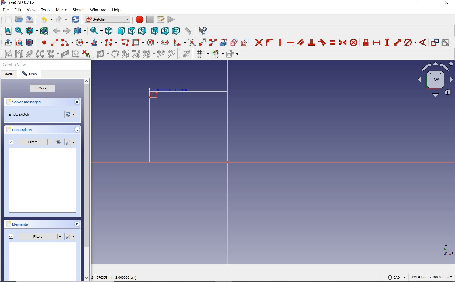 This screenshot has width=455, height=282. Describe the element at coordinates (19, 10) in the screenshot. I see `edit` at that location.